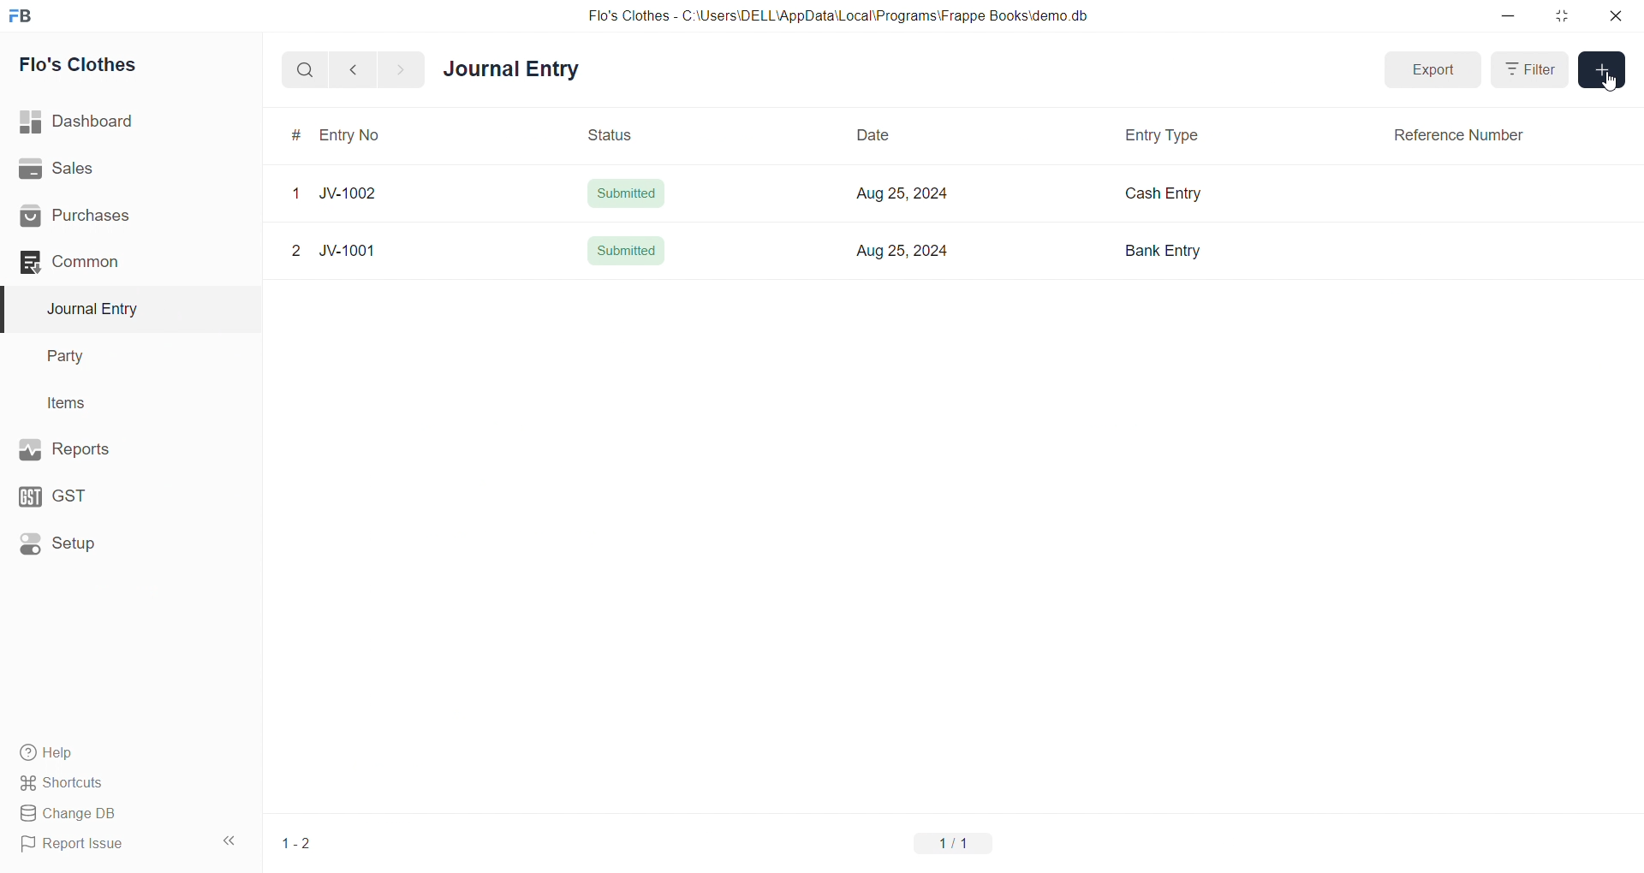 Image resolution: width=1644 pixels, height=873 pixels. I want to click on Entry Type, so click(1162, 134).